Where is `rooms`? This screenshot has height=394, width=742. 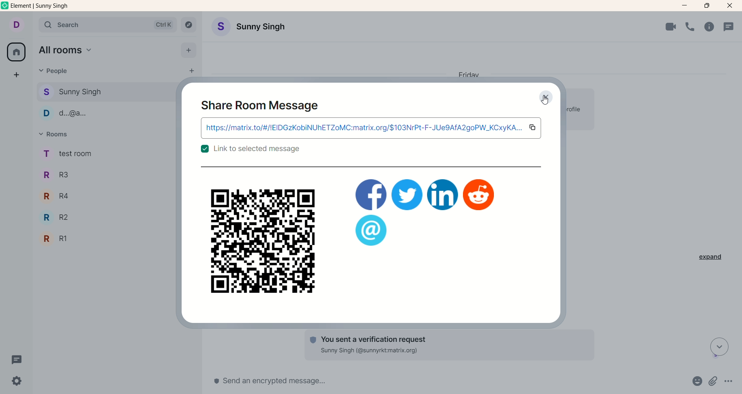
rooms is located at coordinates (68, 153).